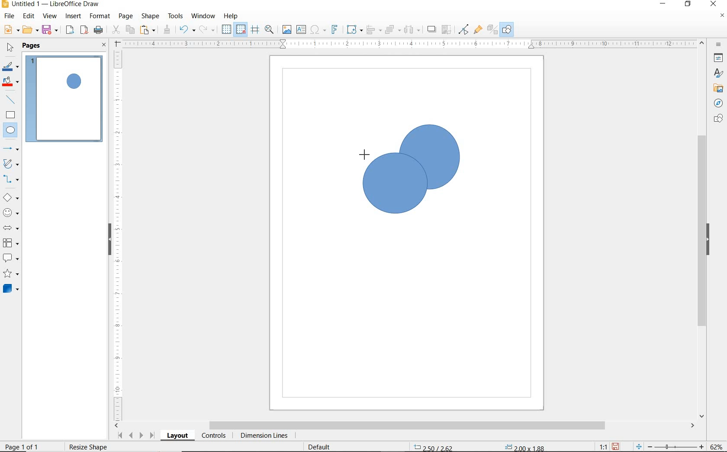 The image size is (727, 452). Describe the element at coordinates (492, 30) in the screenshot. I see `TOGGLE EXTRUSION` at that location.